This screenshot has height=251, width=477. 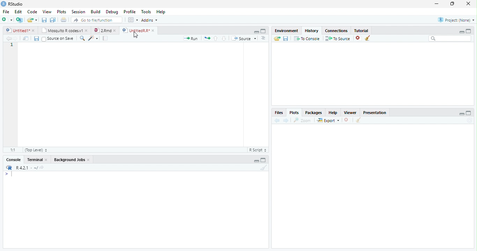 What do you see at coordinates (453, 5) in the screenshot?
I see `Maximize` at bounding box center [453, 5].